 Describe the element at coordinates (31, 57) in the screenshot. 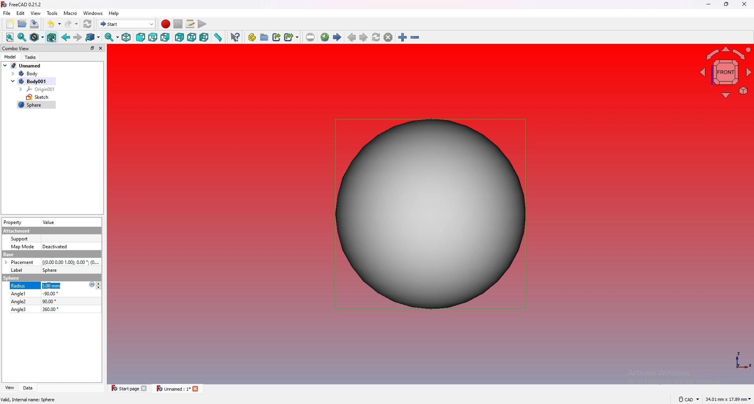

I see `tasks` at that location.